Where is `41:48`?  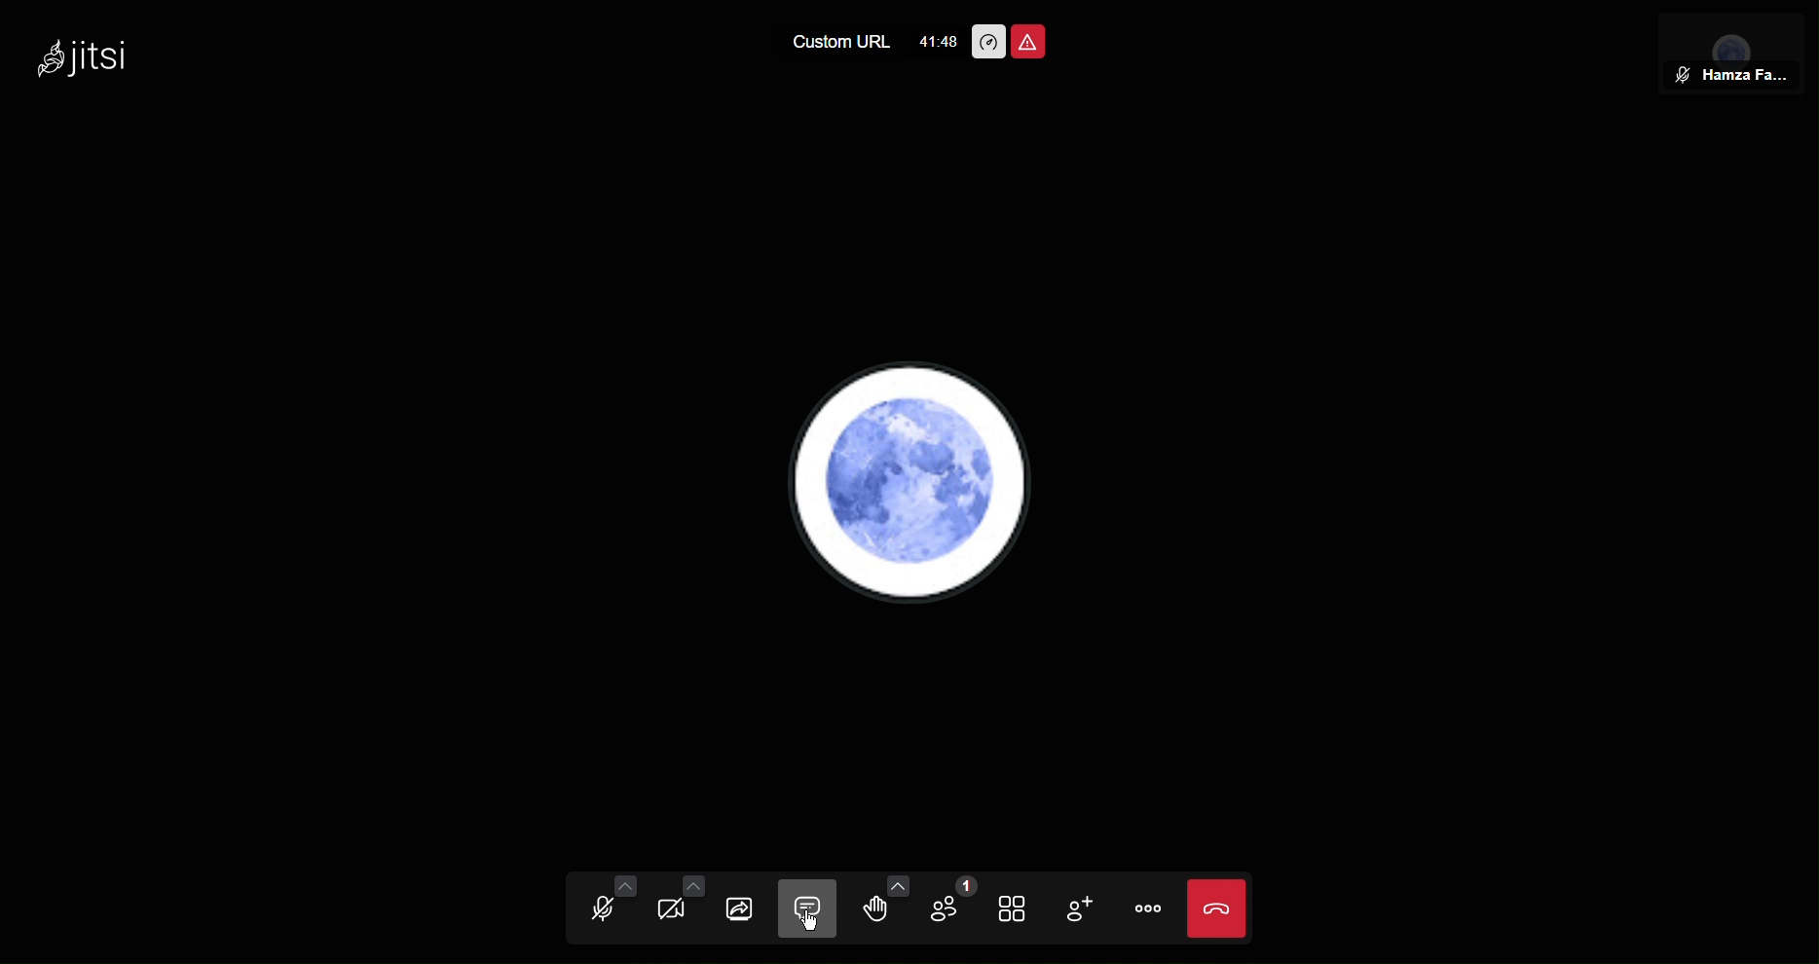
41:48 is located at coordinates (936, 42).